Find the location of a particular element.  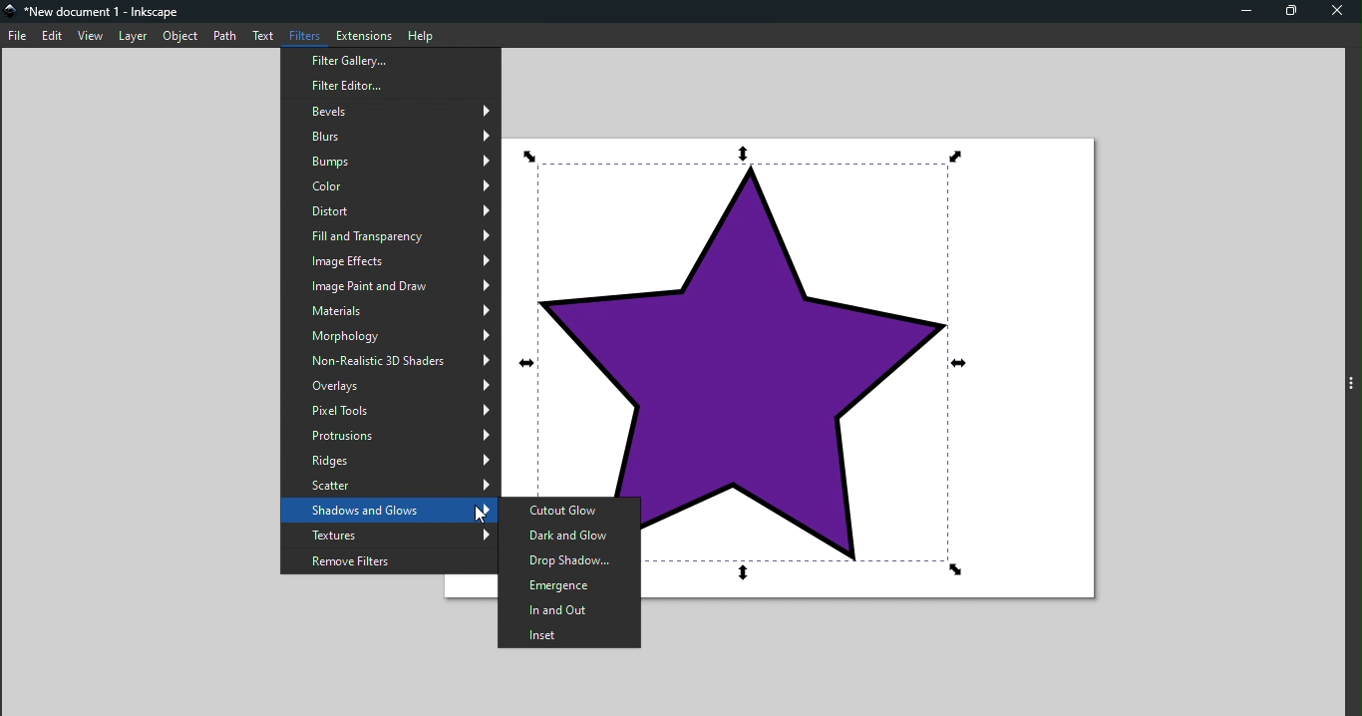

Text is located at coordinates (263, 37).